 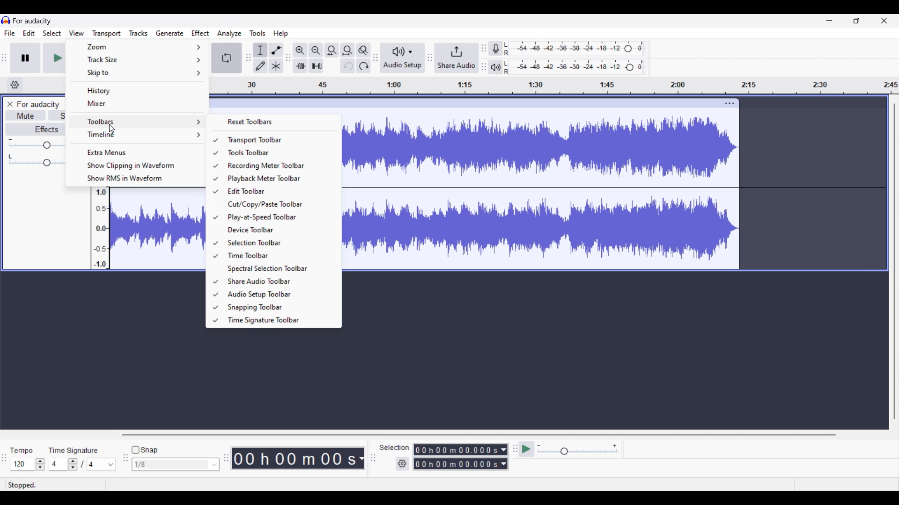 What do you see at coordinates (10, 104) in the screenshot?
I see `Close track` at bounding box center [10, 104].